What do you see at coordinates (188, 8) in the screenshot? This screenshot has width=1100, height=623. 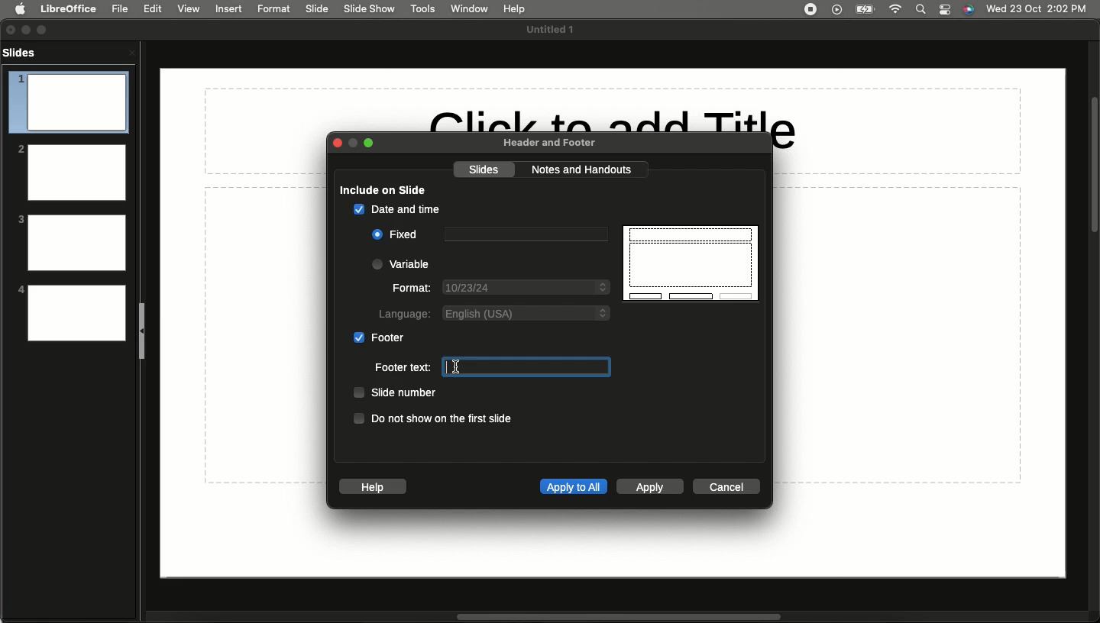 I see `View` at bounding box center [188, 8].